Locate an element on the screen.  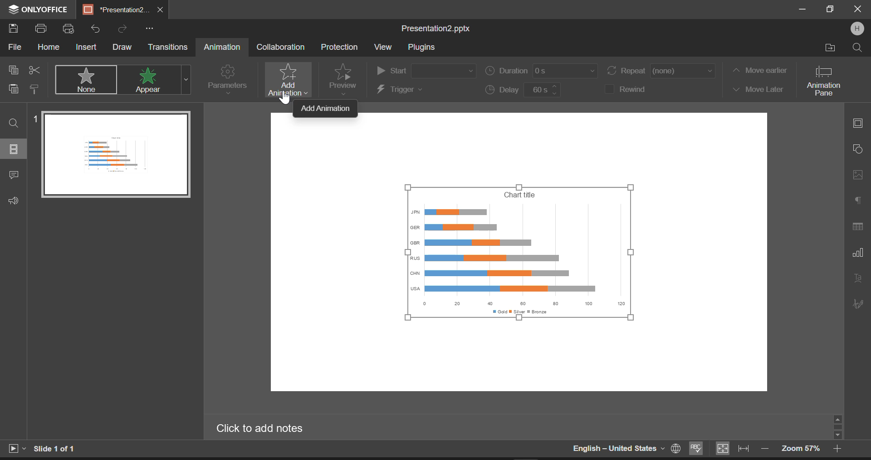
Presentation2.pptx is located at coordinates (439, 29).